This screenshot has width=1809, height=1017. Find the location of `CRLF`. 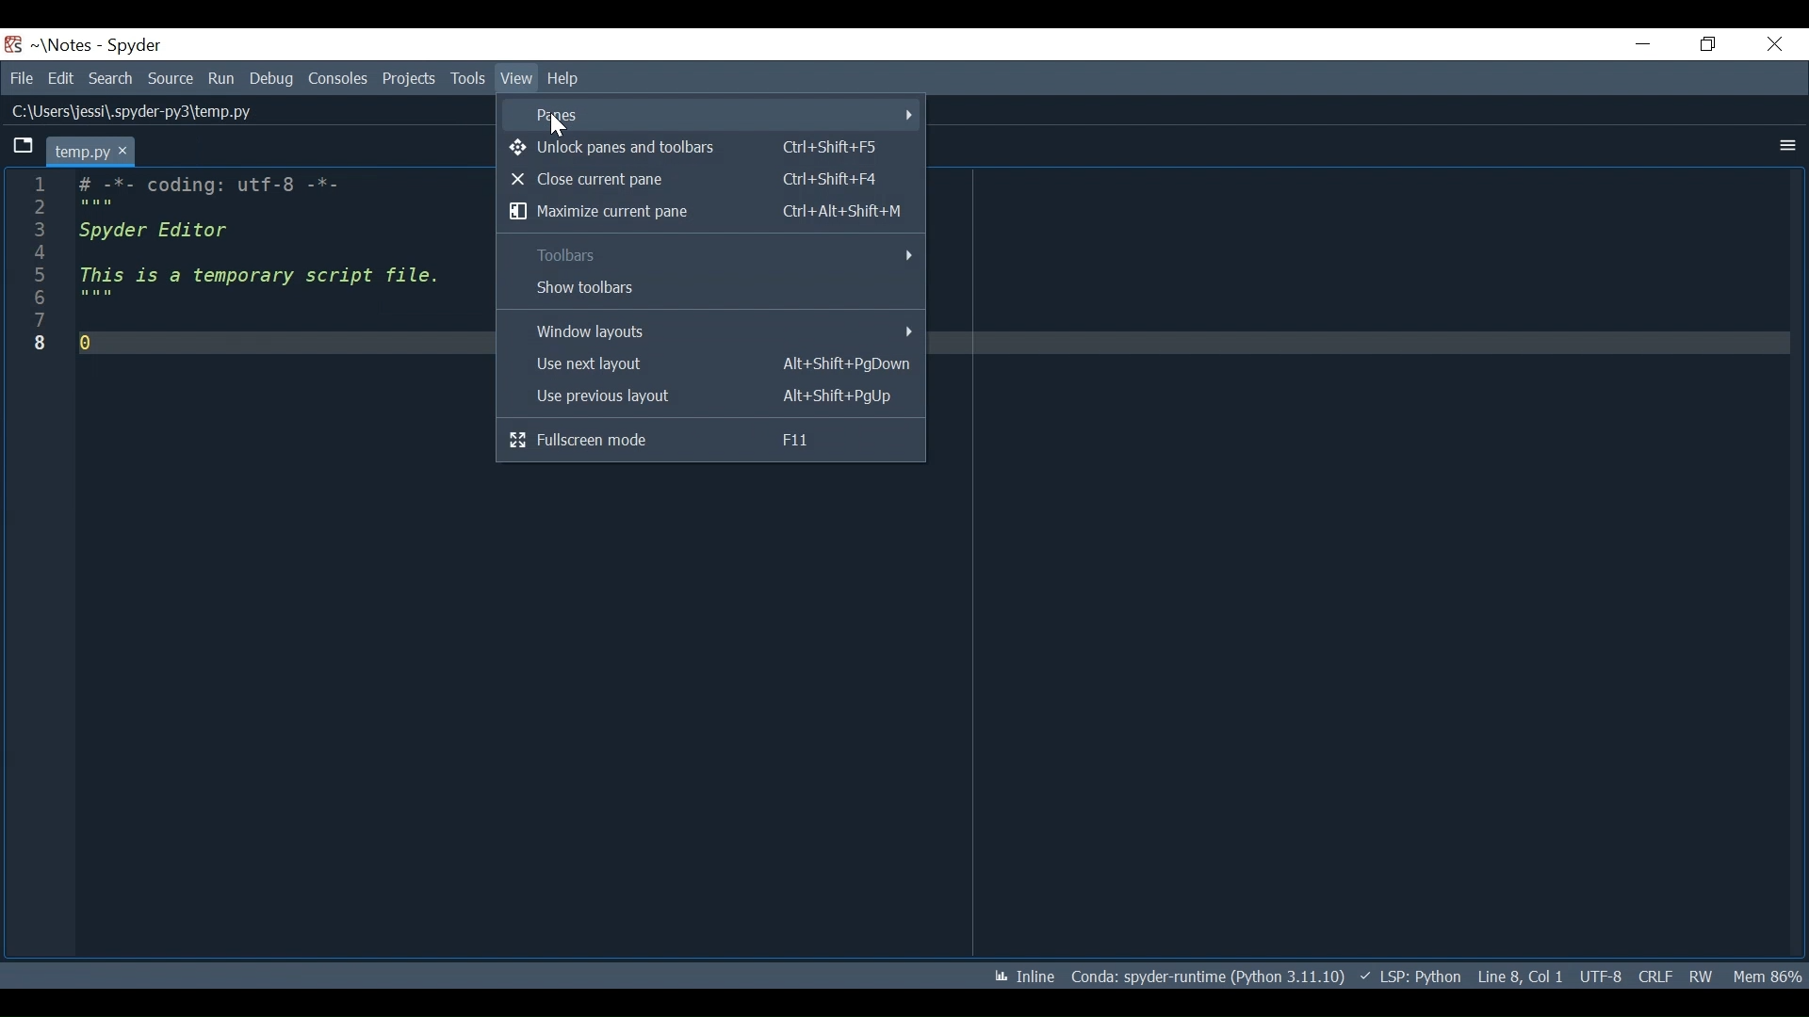

CRLF is located at coordinates (1653, 976).